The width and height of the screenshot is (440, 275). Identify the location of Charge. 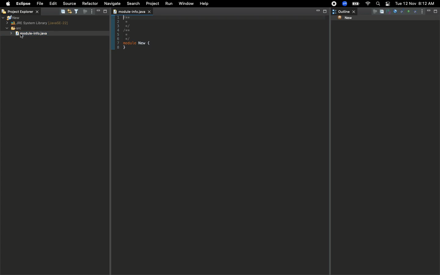
(354, 4).